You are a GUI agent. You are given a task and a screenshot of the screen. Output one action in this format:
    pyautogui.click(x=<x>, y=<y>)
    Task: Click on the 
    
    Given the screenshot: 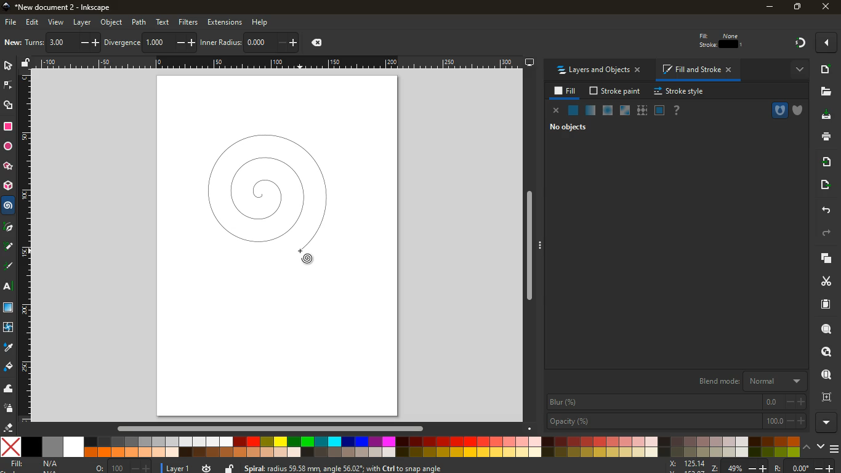 What is the action you would take?
    pyautogui.click(x=533, y=248)
    